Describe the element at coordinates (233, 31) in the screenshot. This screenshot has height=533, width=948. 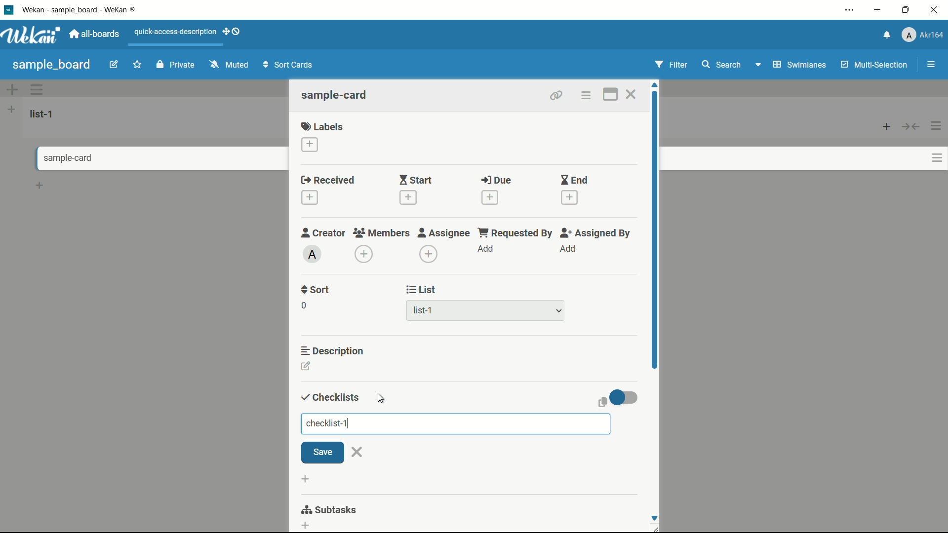
I see `show-desktop-drag-handles` at that location.